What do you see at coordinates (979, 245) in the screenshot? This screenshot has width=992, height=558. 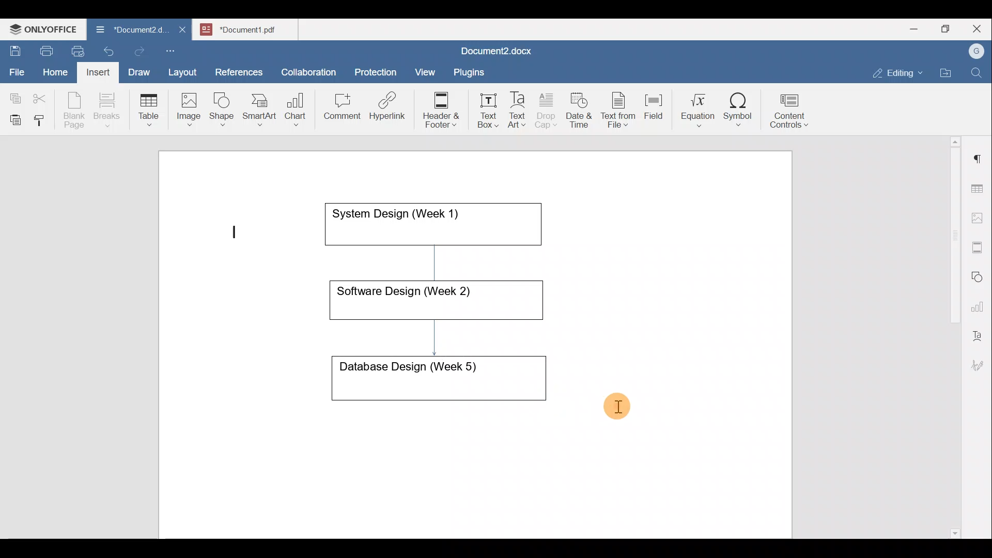 I see `Headers & footers` at bounding box center [979, 245].